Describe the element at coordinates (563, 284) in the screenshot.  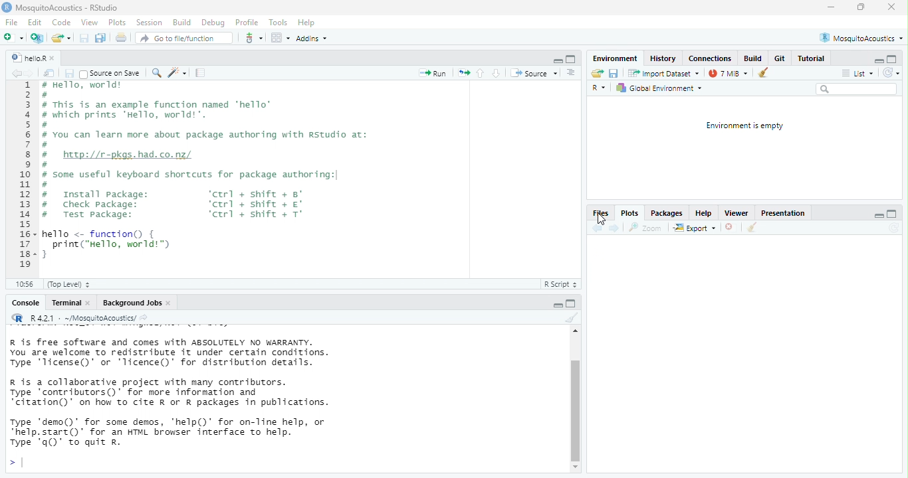
I see `R Script ` at that location.